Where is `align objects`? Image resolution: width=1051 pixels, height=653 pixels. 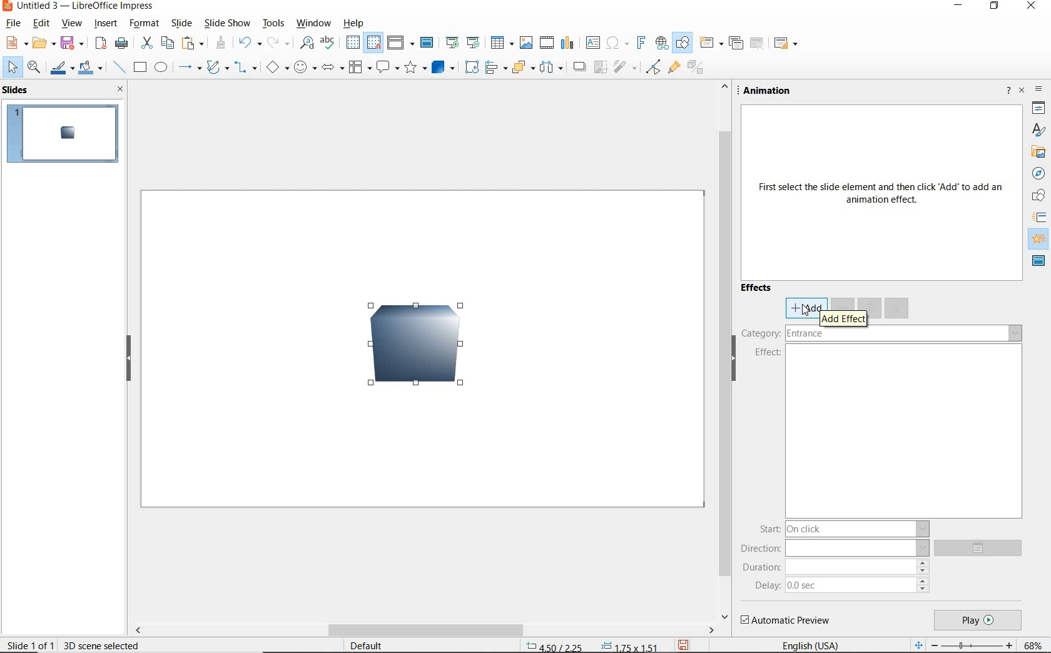
align objects is located at coordinates (495, 67).